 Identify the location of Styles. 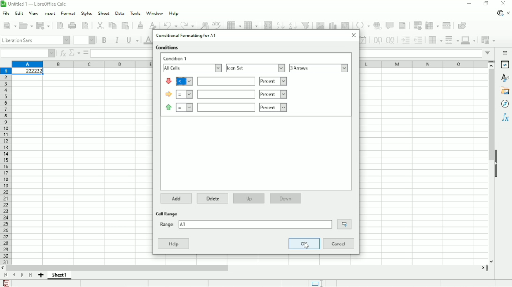
(506, 78).